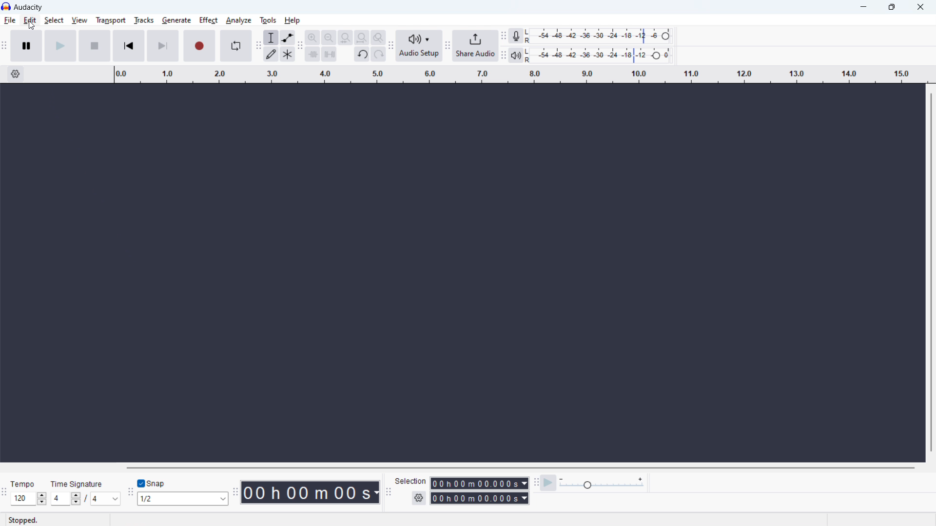  What do you see at coordinates (79, 20) in the screenshot?
I see `view` at bounding box center [79, 20].